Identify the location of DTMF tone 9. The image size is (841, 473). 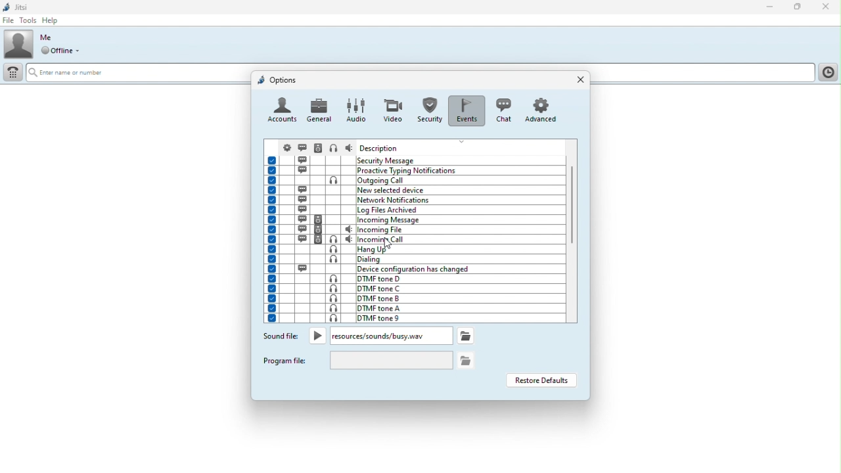
(411, 318).